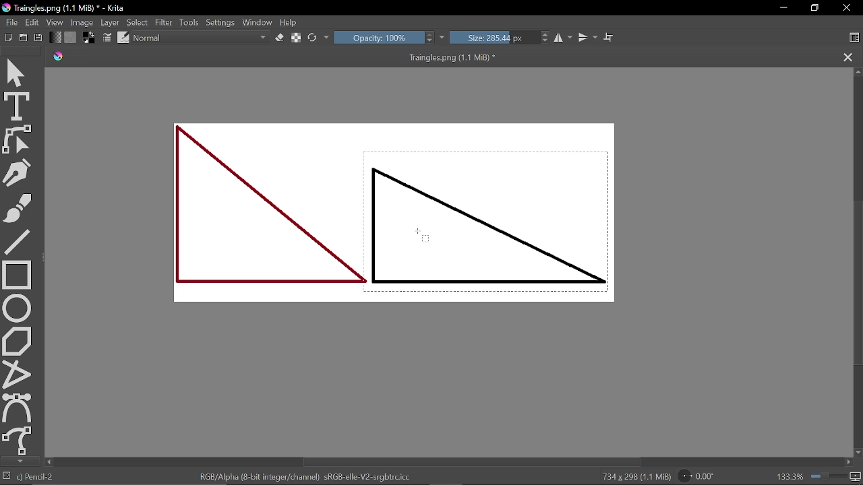 The height and width of the screenshot is (485, 863). I want to click on RGB/Alpha (8-bit integer/channel) sRGB-elle-V2-srgbtrc.icc, so click(303, 477).